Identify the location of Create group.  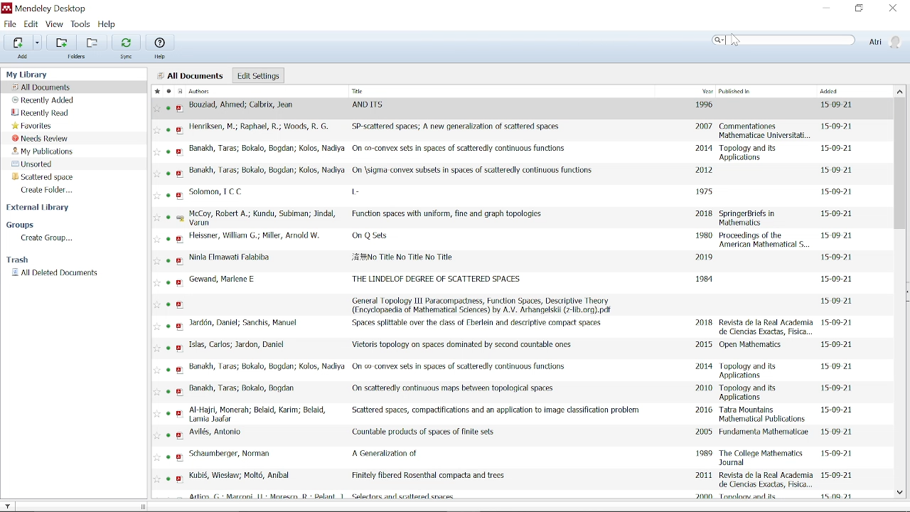
(48, 238).